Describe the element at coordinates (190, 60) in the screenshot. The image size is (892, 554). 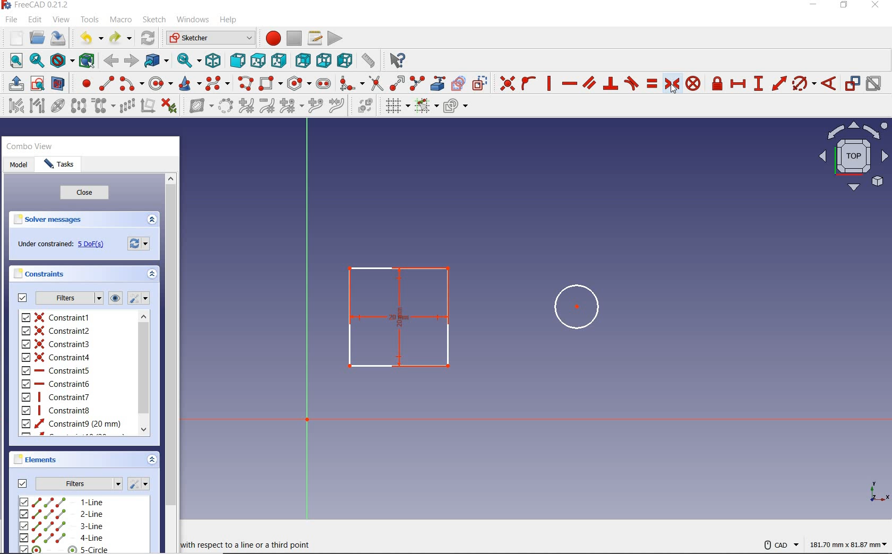
I see `sync view` at that location.